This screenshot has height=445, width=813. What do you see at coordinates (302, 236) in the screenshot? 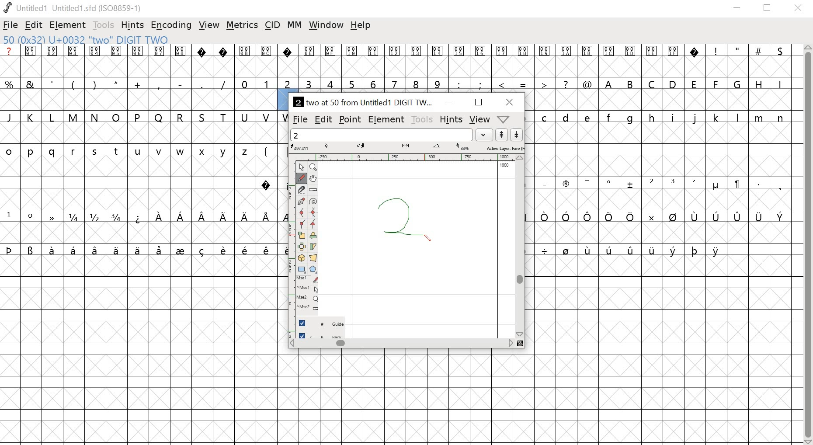
I see `scale` at bounding box center [302, 236].